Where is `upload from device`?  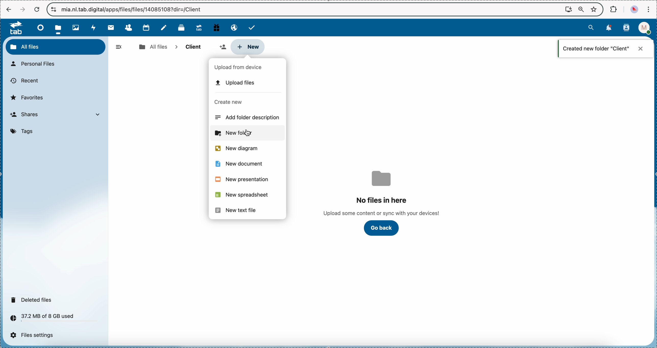
upload from device is located at coordinates (241, 68).